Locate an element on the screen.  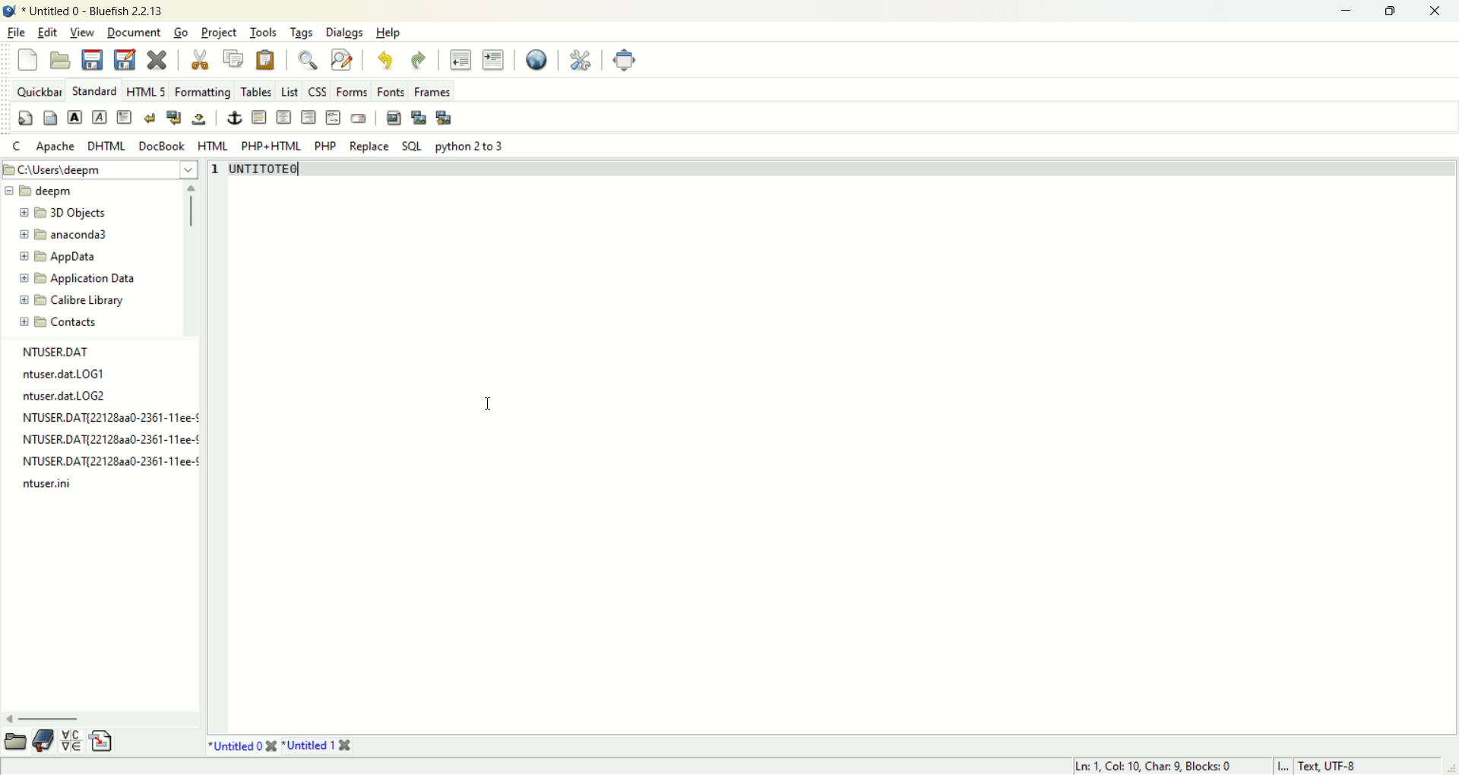
open is located at coordinates (14, 742).